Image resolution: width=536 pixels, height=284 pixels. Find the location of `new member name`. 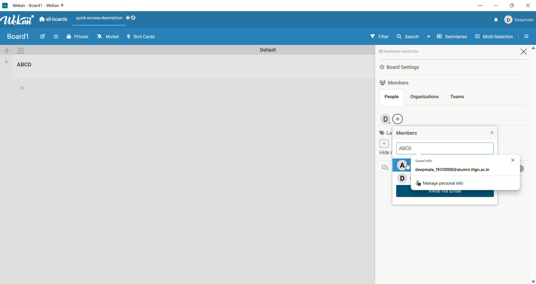

new member name is located at coordinates (447, 149).